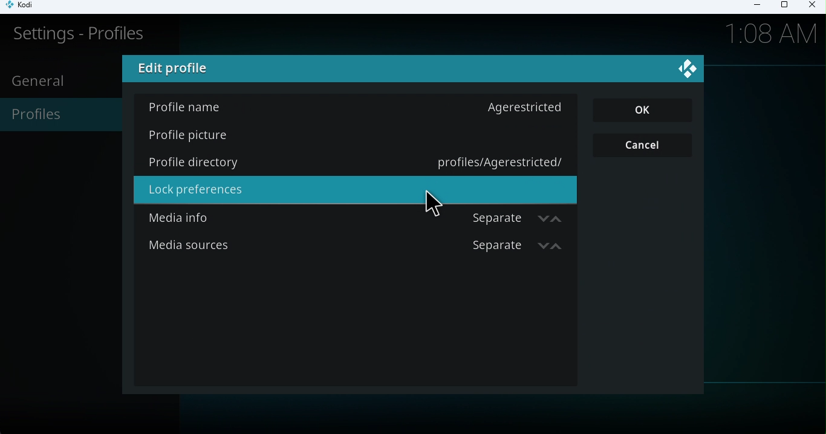 The image size is (826, 434). I want to click on Minimize, so click(753, 7).